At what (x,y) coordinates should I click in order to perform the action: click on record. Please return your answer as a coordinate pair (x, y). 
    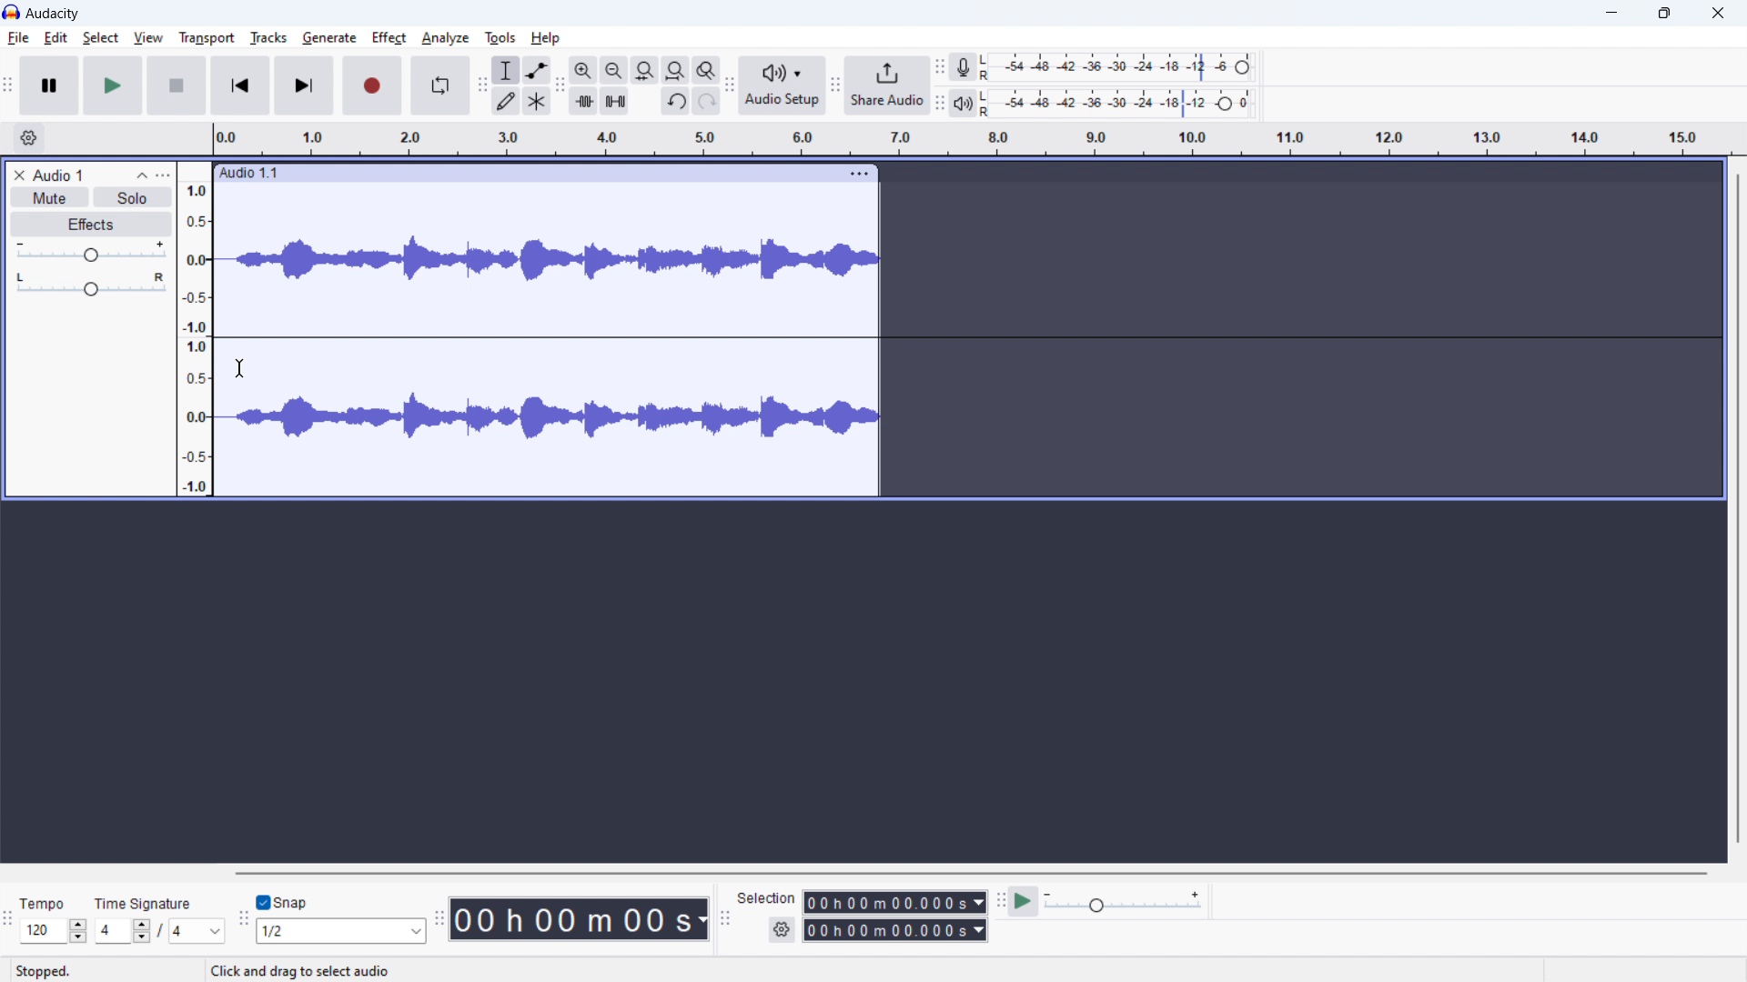
    Looking at the image, I should click on (371, 86).